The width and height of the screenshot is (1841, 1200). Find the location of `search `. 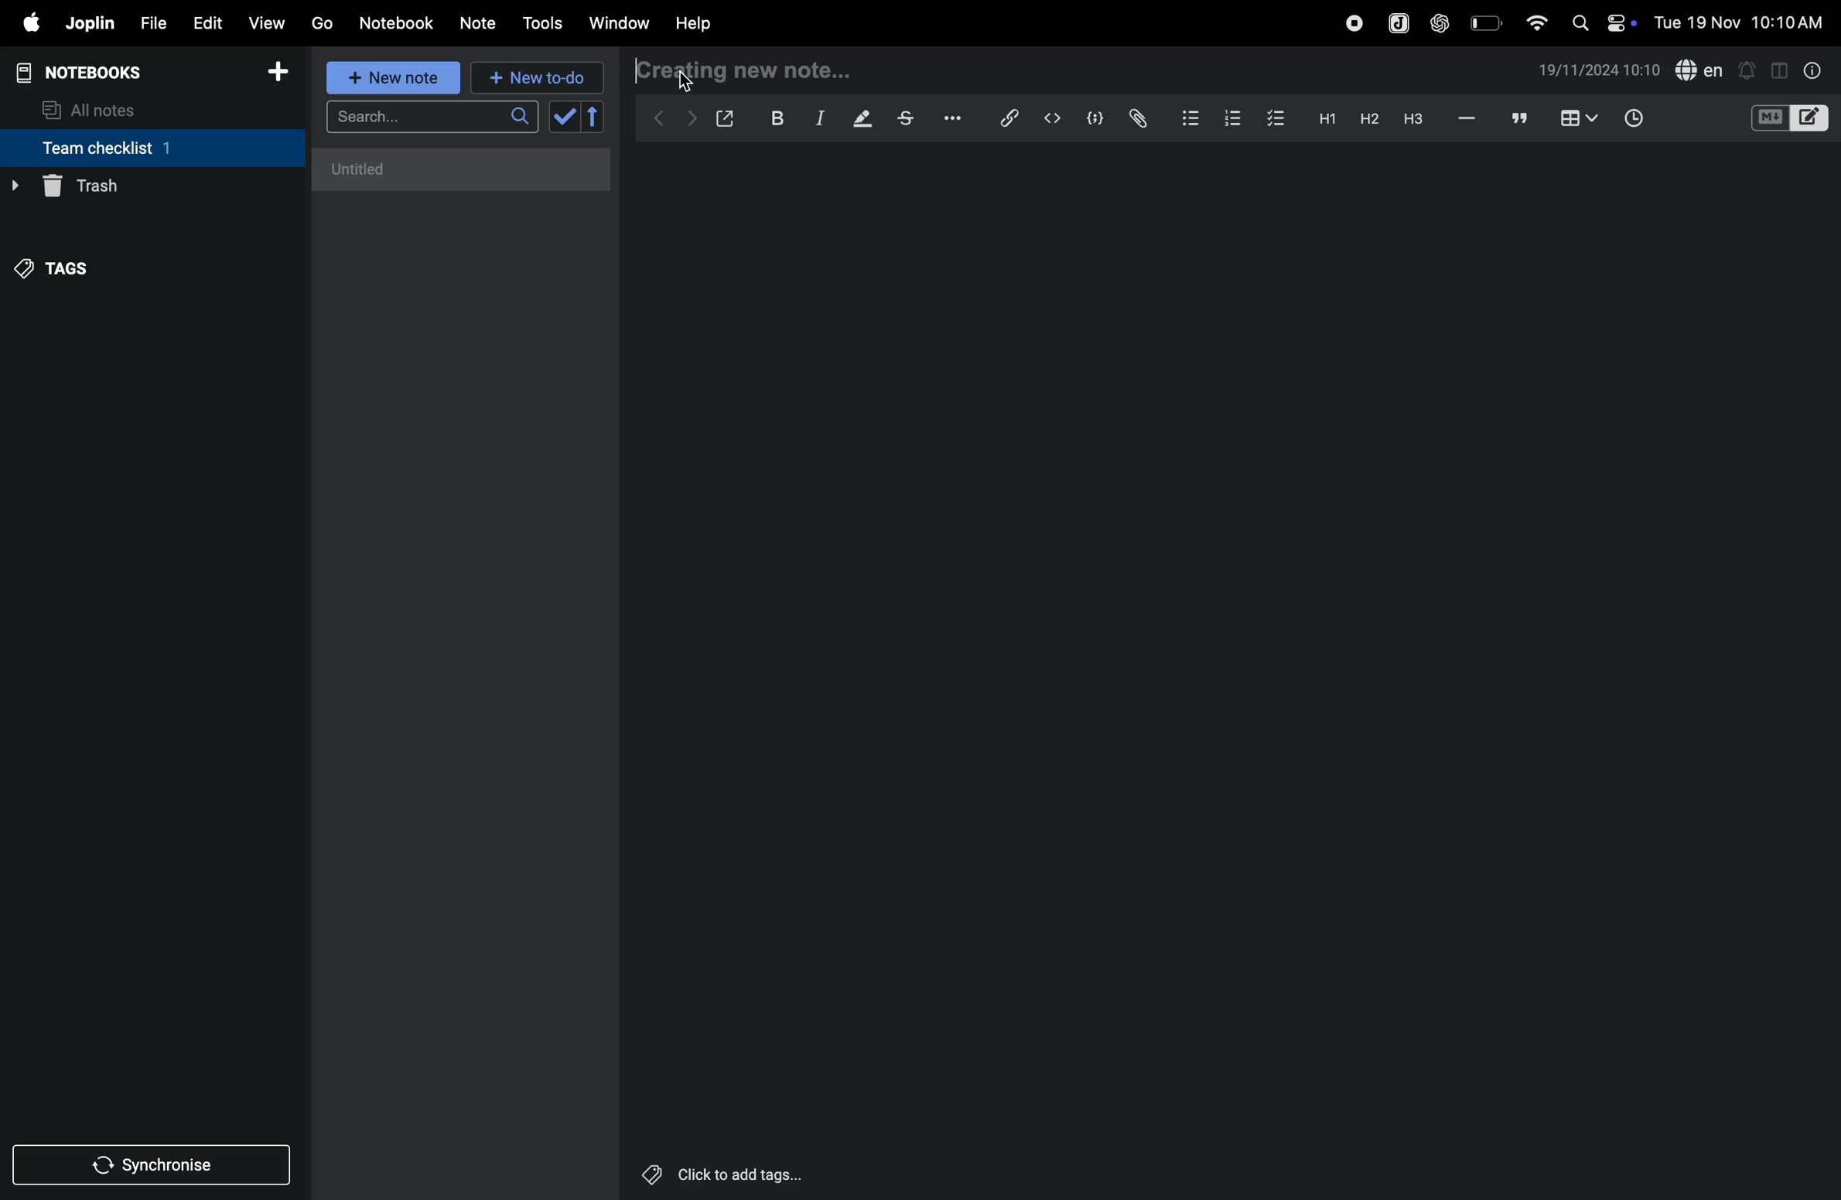

search  is located at coordinates (429, 119).